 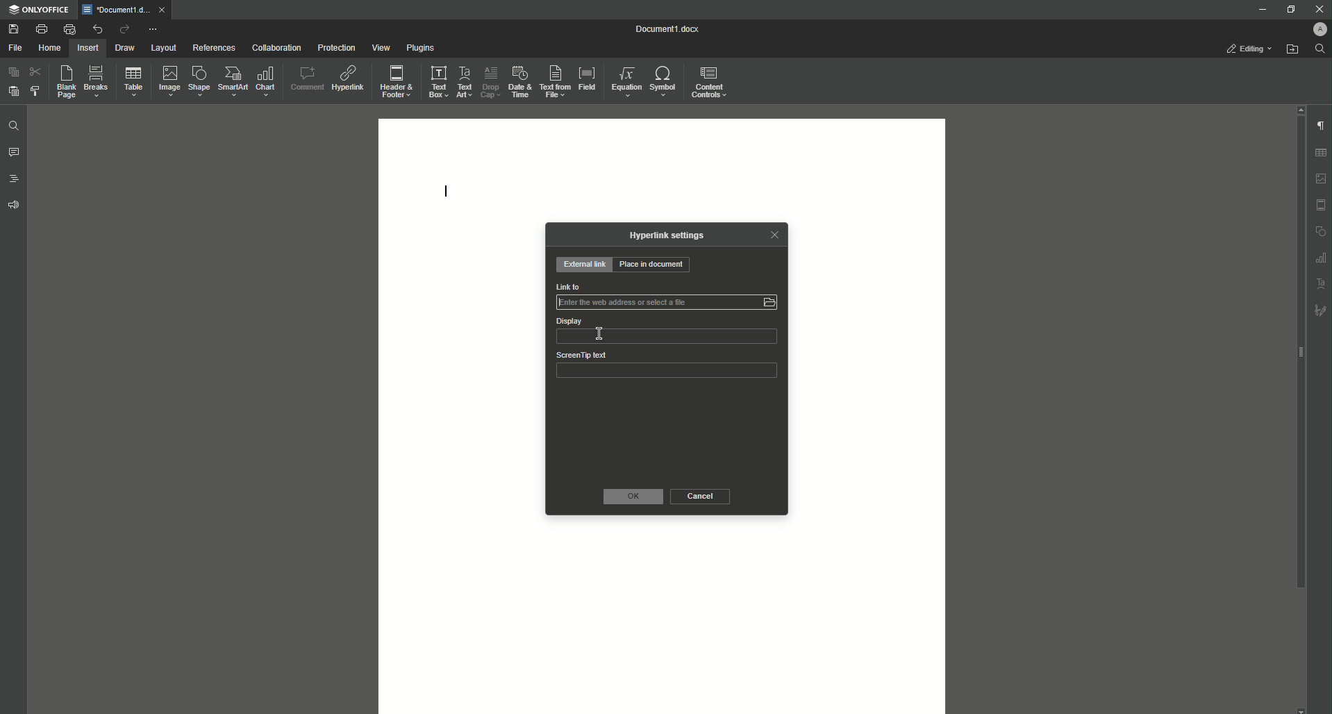 I want to click on Text Art, so click(x=465, y=82).